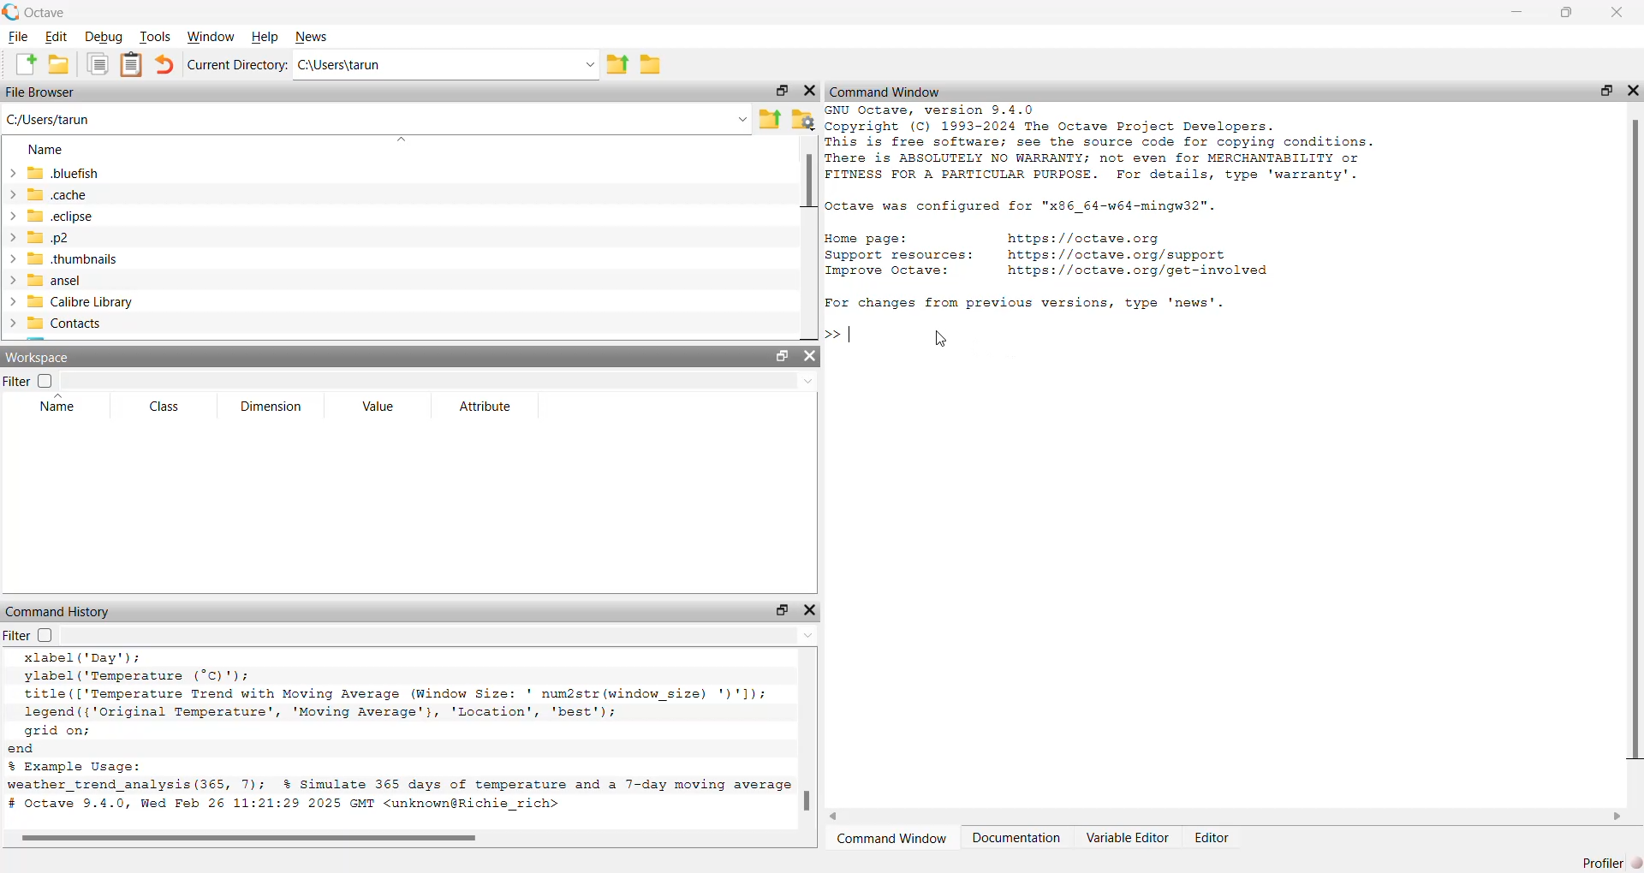 The width and height of the screenshot is (1644, 873). Describe the element at coordinates (98, 64) in the screenshot. I see `copy` at that location.